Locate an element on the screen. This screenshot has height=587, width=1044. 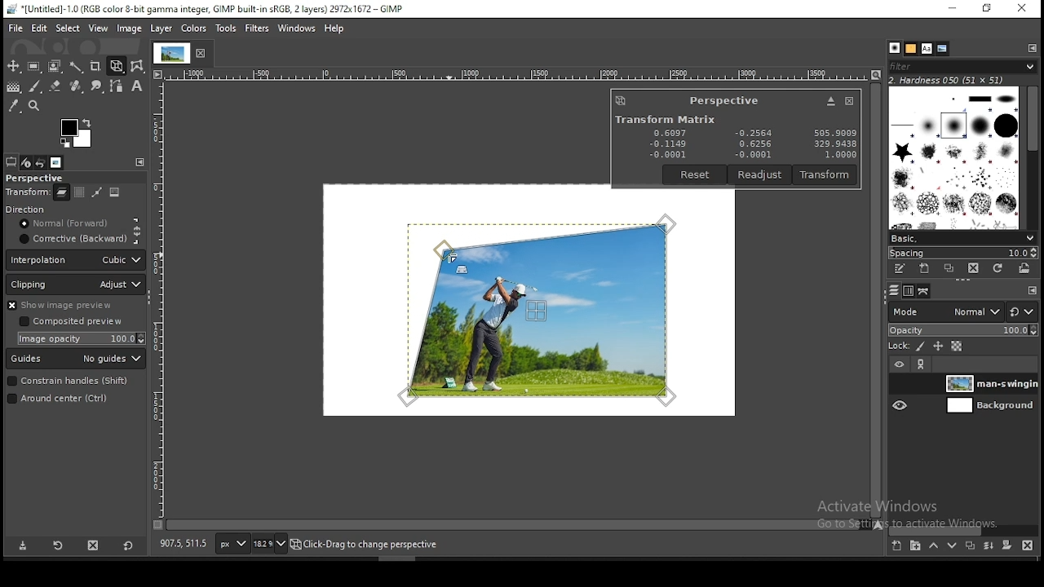
open brush as image is located at coordinates (1024, 268).